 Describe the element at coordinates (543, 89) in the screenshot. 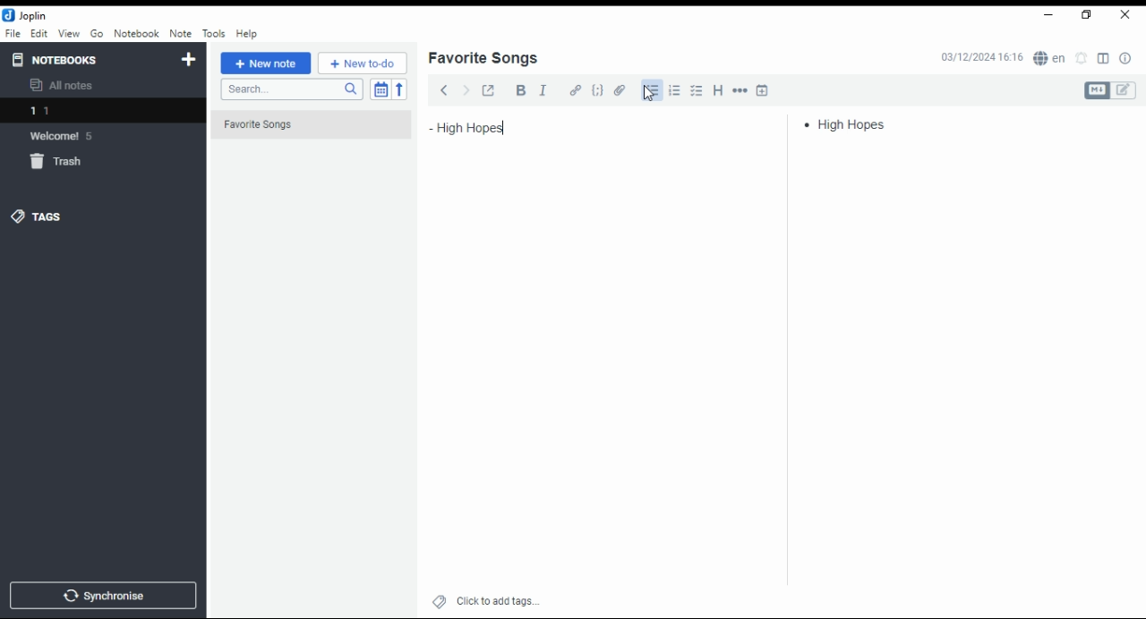

I see `italics` at that location.